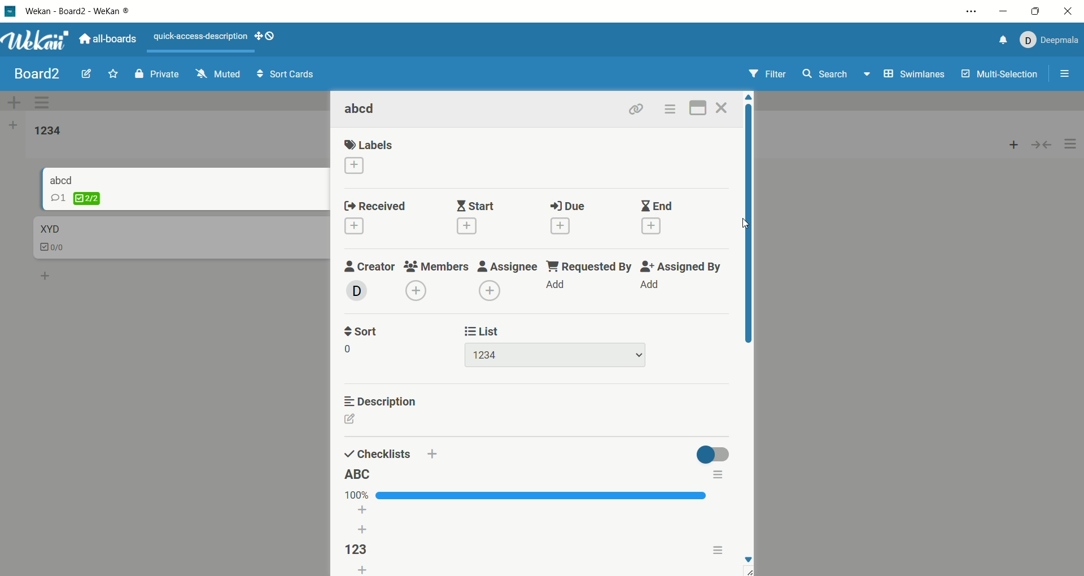 The width and height of the screenshot is (1084, 576). What do you see at coordinates (432, 455) in the screenshot?
I see `` at bounding box center [432, 455].